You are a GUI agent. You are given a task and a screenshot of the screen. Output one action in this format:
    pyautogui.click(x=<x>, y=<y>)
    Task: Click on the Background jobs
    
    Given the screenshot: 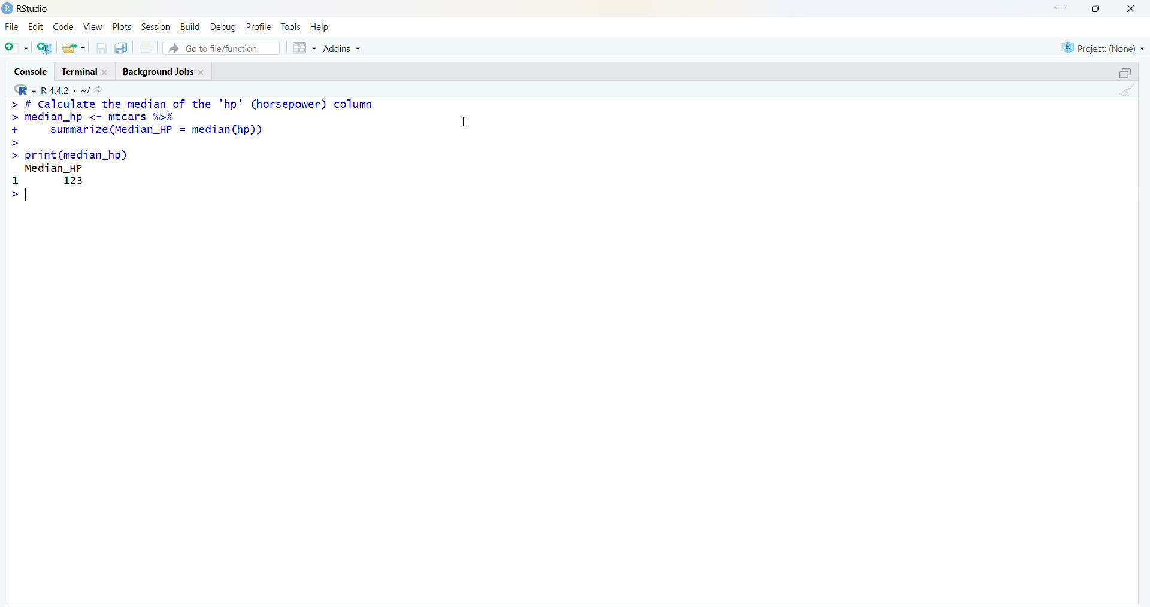 What is the action you would take?
    pyautogui.click(x=157, y=72)
    